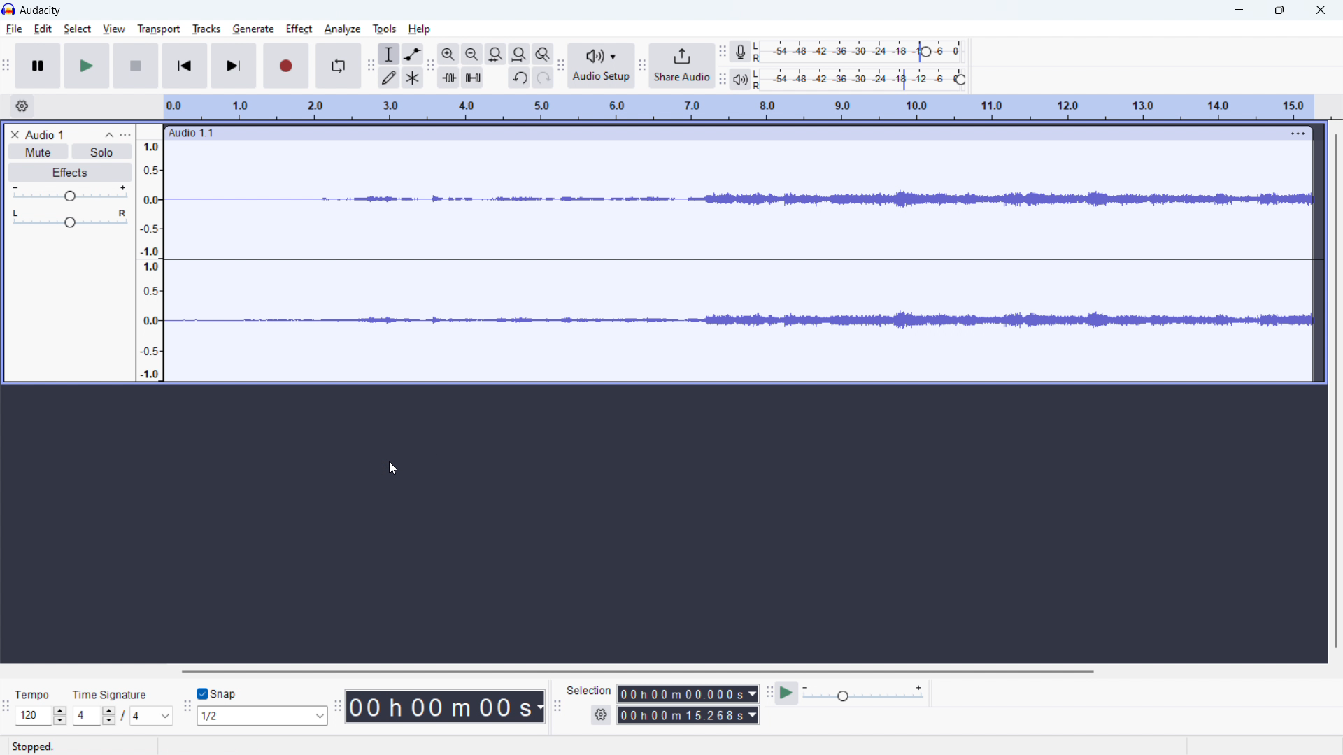  Describe the element at coordinates (389, 77) in the screenshot. I see `draw tool` at that location.